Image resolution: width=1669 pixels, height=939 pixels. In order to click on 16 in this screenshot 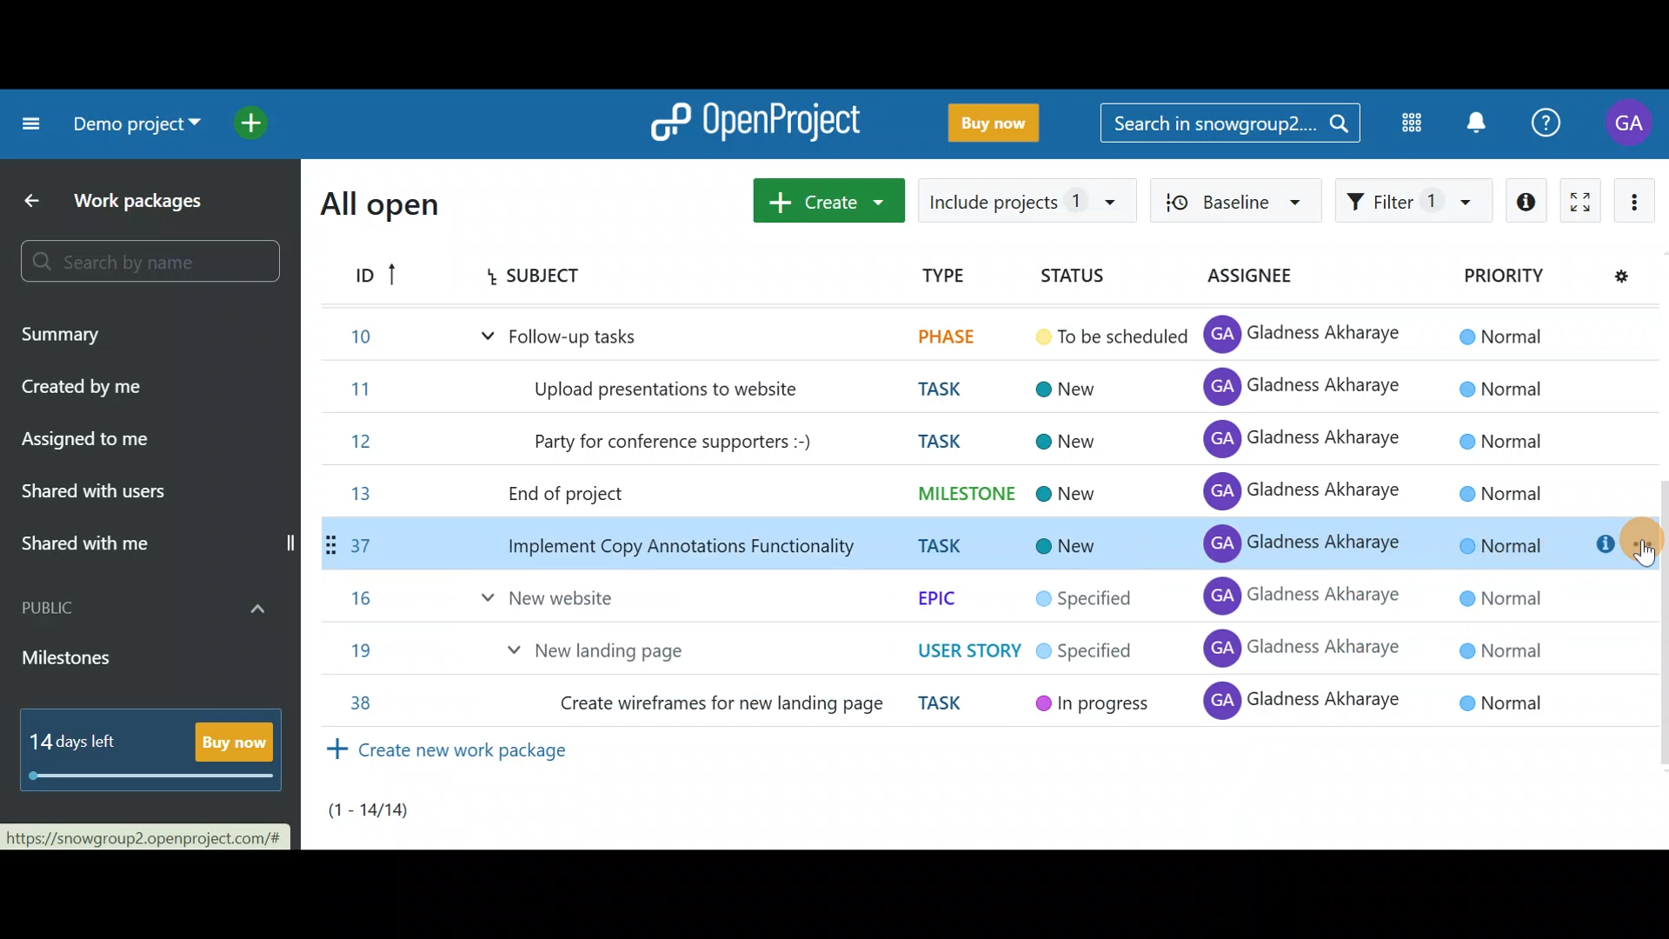, I will do `click(359, 600)`.